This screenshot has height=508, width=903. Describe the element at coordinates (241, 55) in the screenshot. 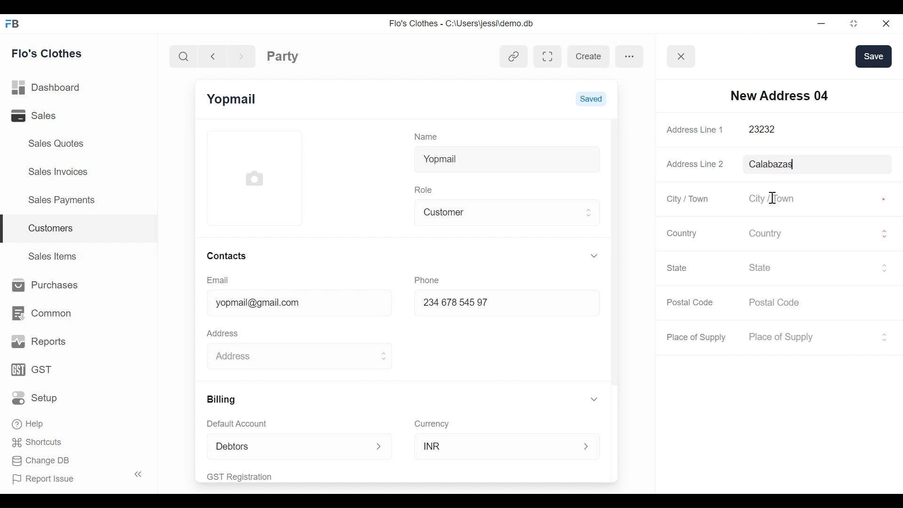

I see `Navigate Forward` at that location.